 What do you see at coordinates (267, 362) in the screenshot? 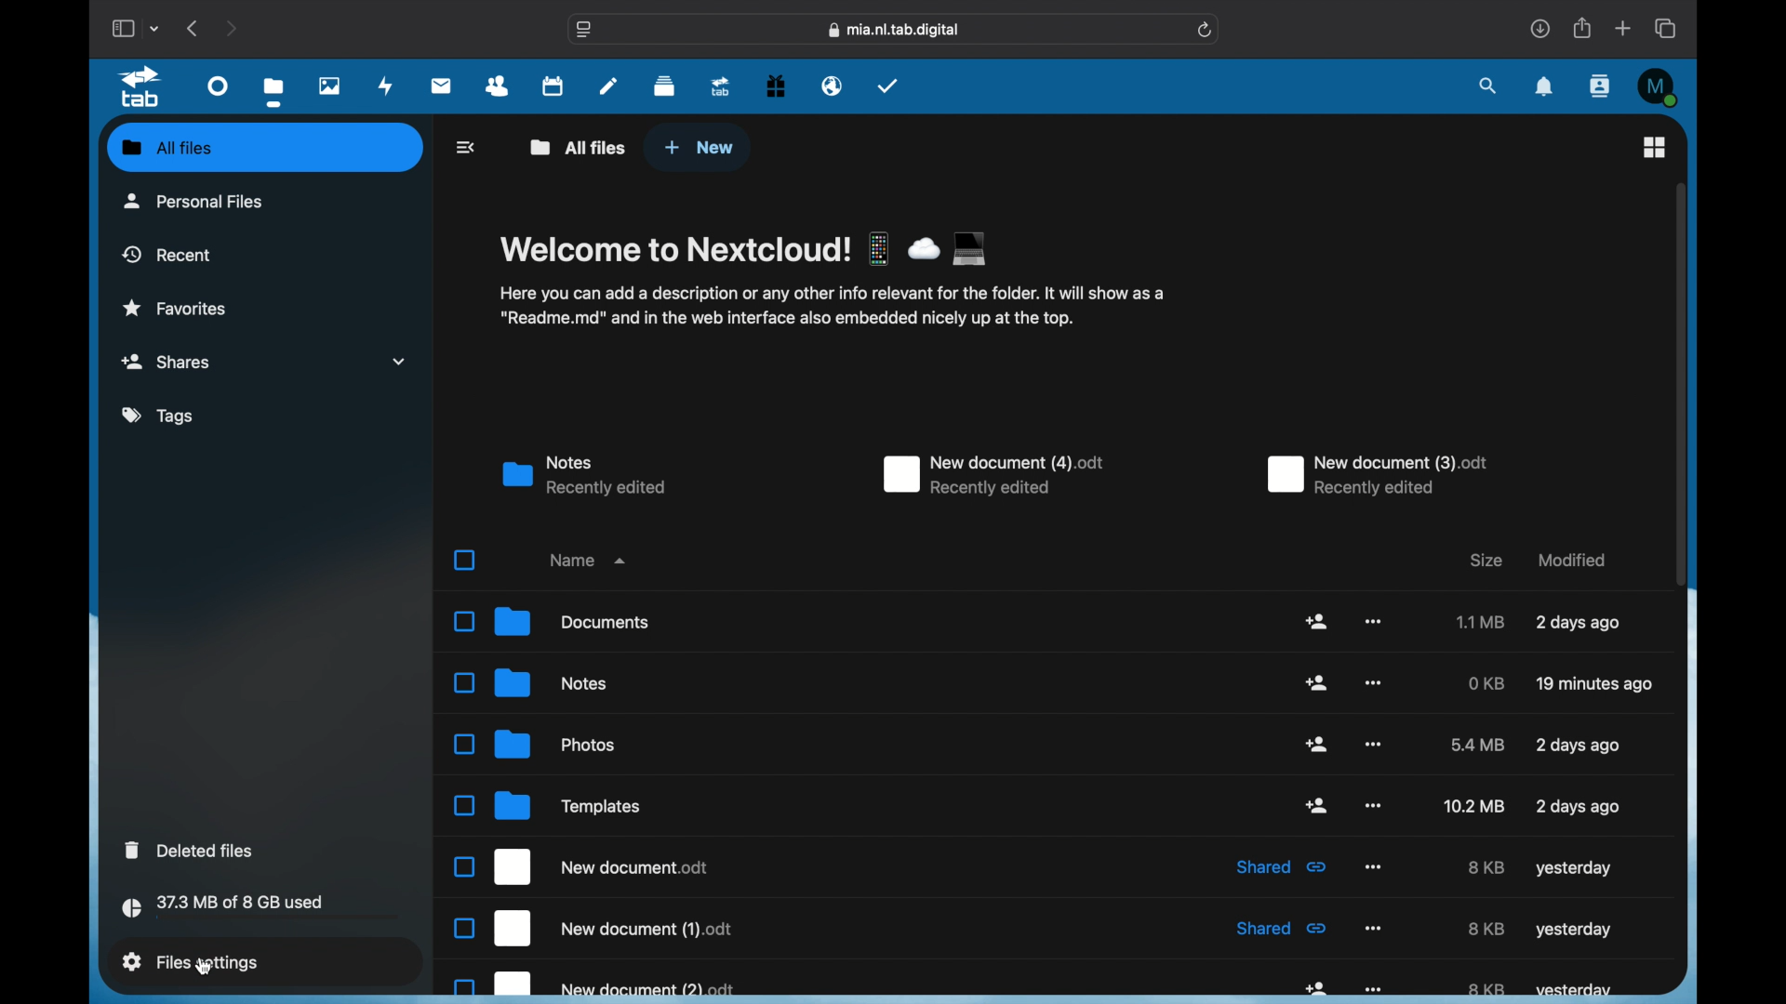
I see `shares` at bounding box center [267, 362].